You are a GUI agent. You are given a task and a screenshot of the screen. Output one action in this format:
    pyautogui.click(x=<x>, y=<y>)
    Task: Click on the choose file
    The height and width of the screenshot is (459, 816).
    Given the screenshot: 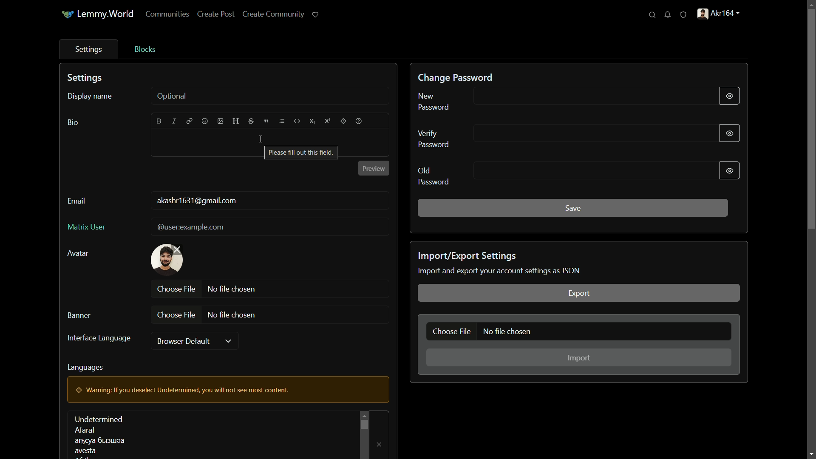 What is the action you would take?
    pyautogui.click(x=176, y=315)
    